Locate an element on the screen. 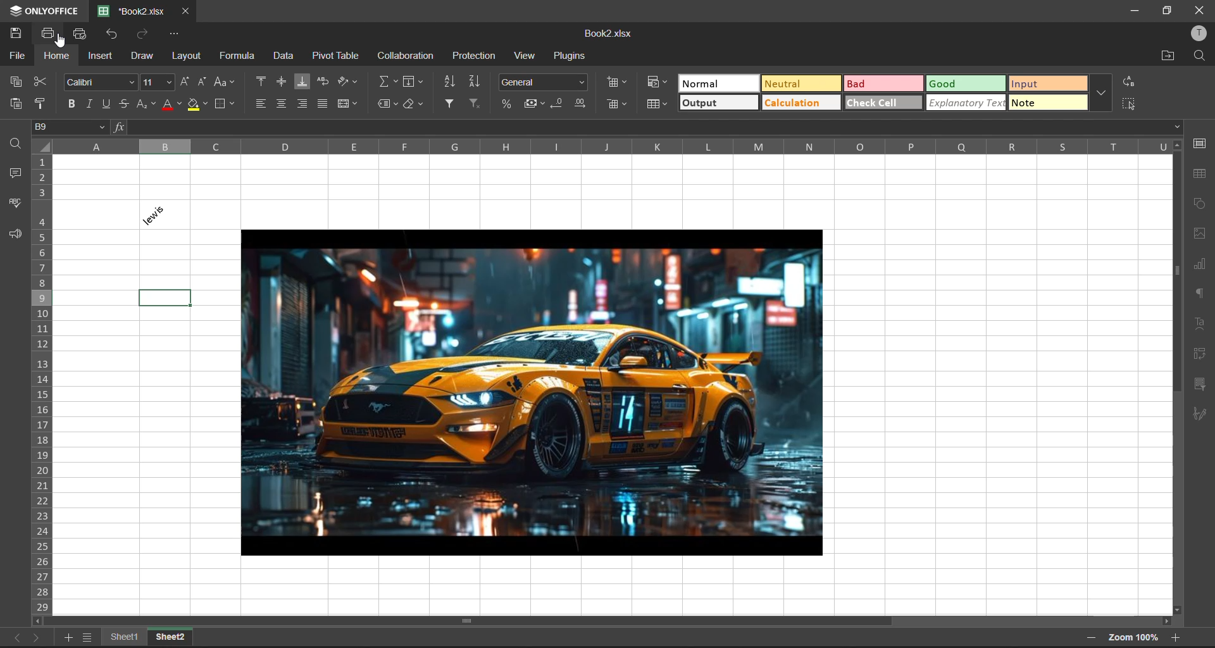 The height and width of the screenshot is (648, 1215). file name is located at coordinates (607, 32).